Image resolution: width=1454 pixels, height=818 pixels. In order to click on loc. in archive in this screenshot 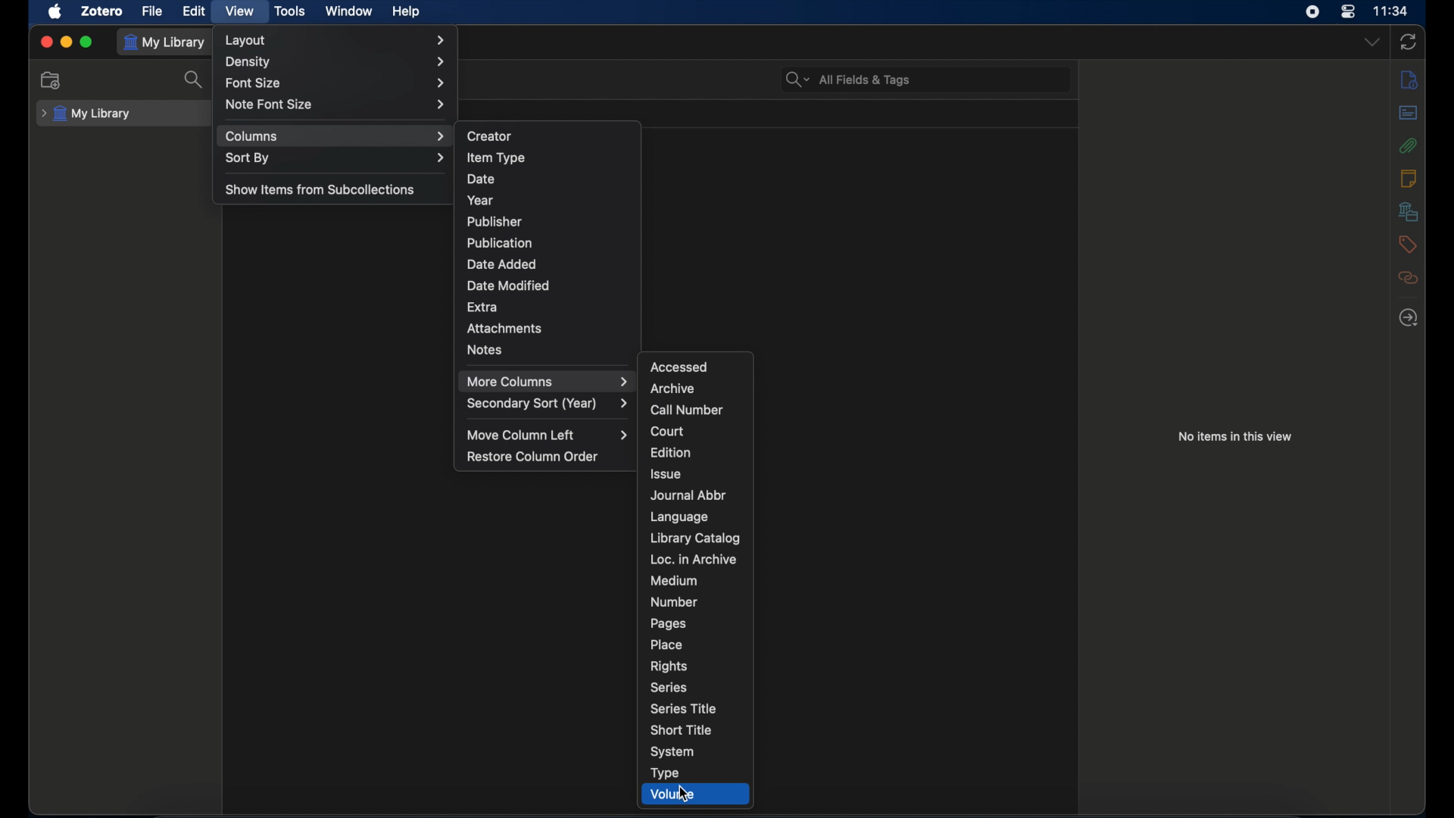, I will do `click(692, 559)`.